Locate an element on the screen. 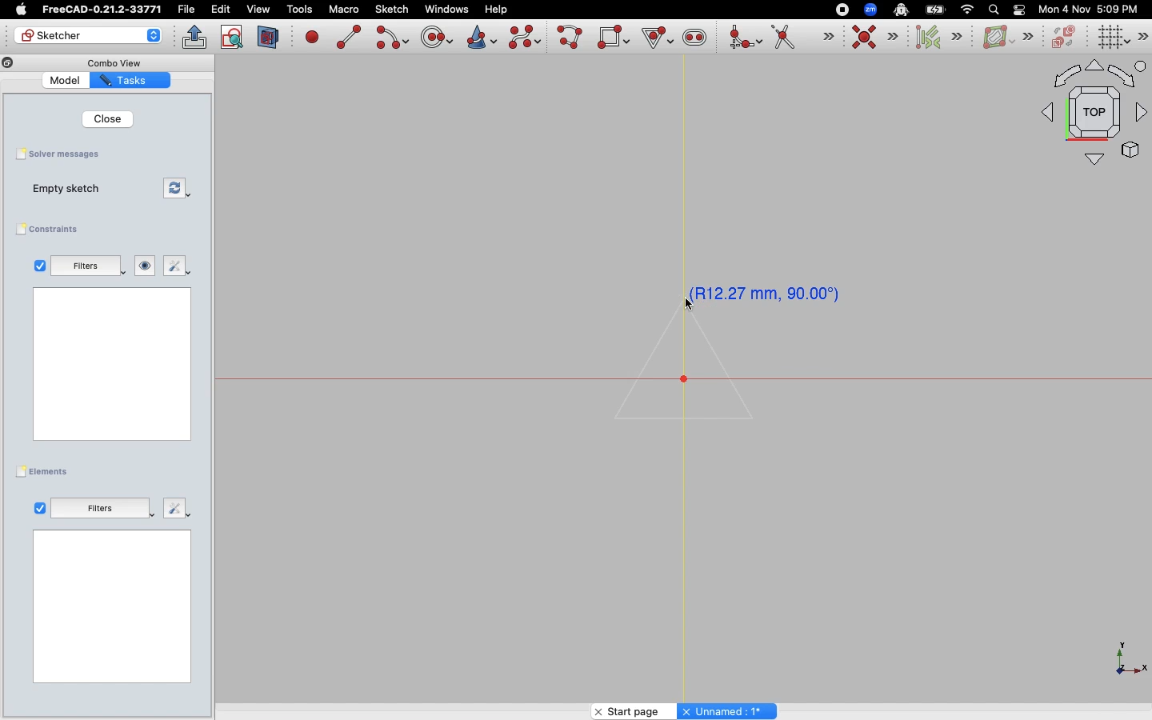  Elements is located at coordinates (46, 471).